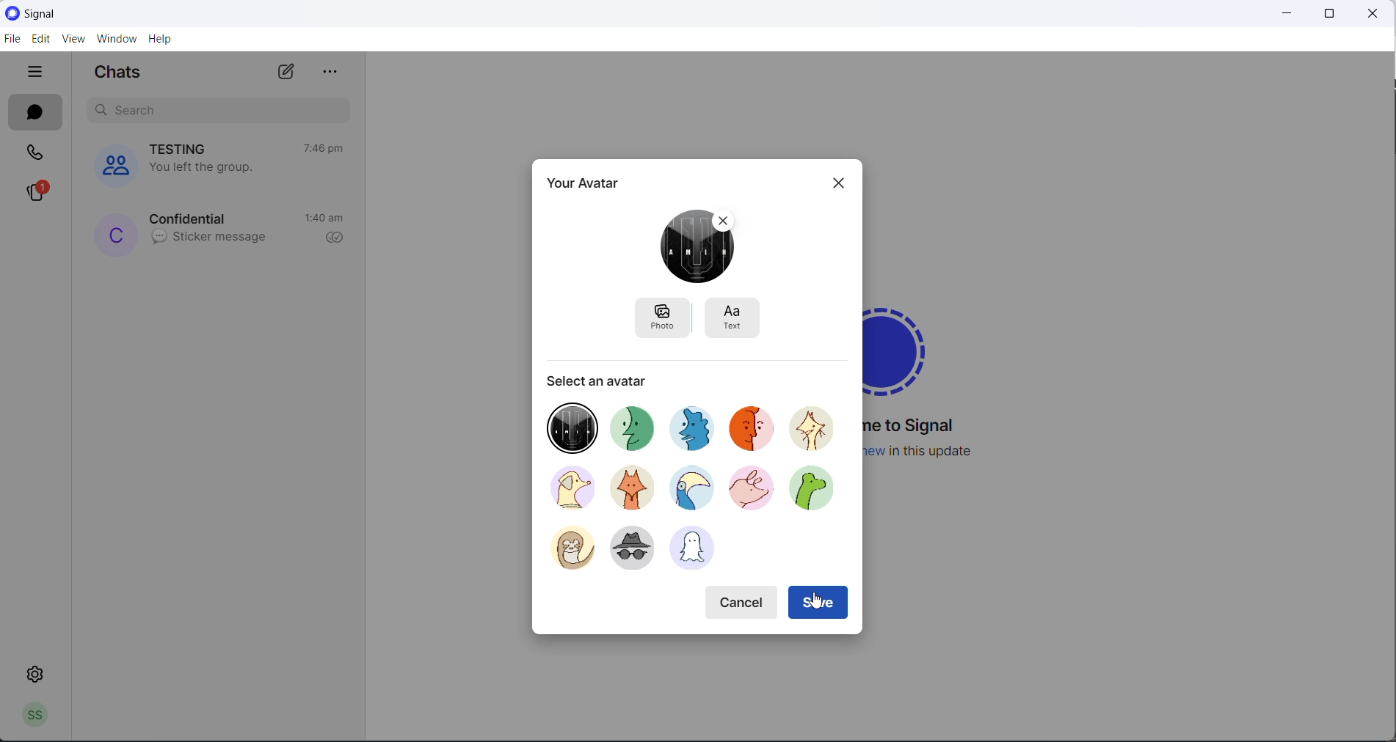 The height and width of the screenshot is (742, 1396). Describe the element at coordinates (35, 152) in the screenshot. I see `calls` at that location.